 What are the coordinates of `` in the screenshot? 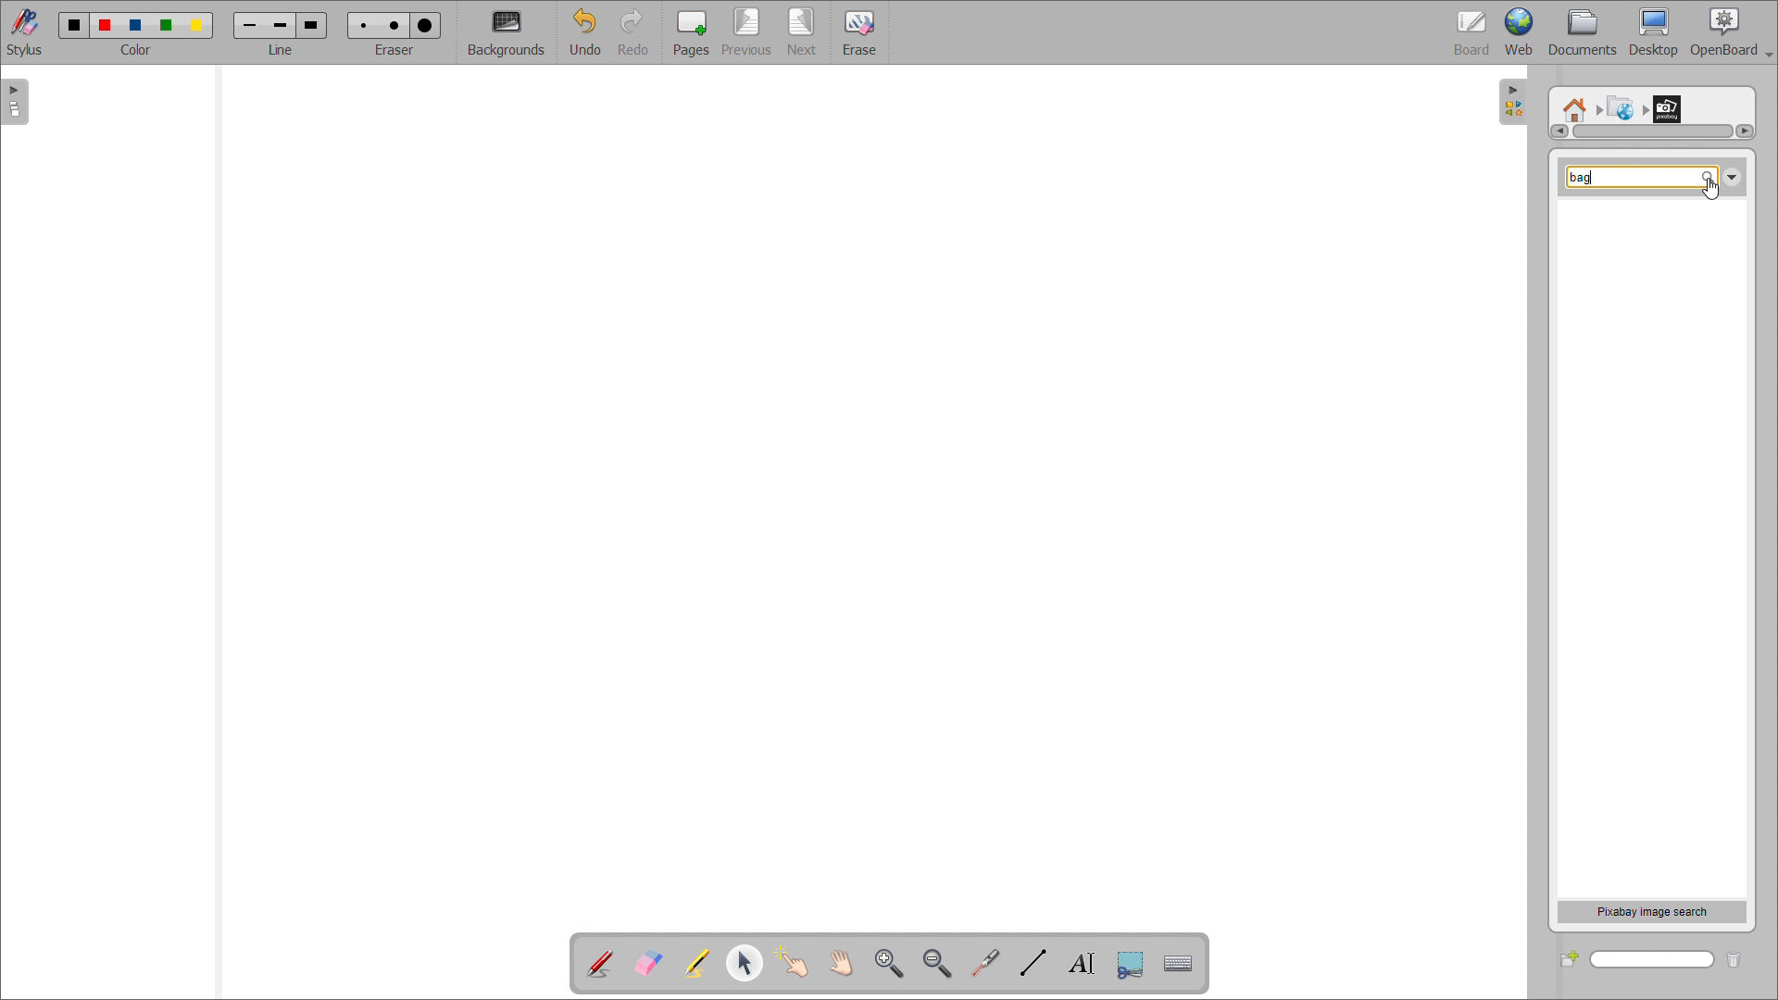 It's located at (1130, 965).